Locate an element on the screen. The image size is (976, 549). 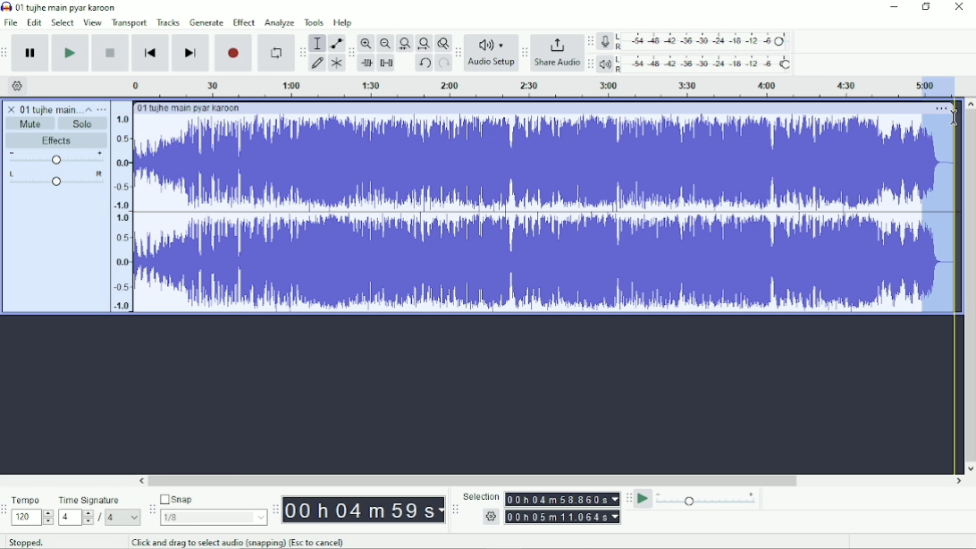
Effect is located at coordinates (245, 22).